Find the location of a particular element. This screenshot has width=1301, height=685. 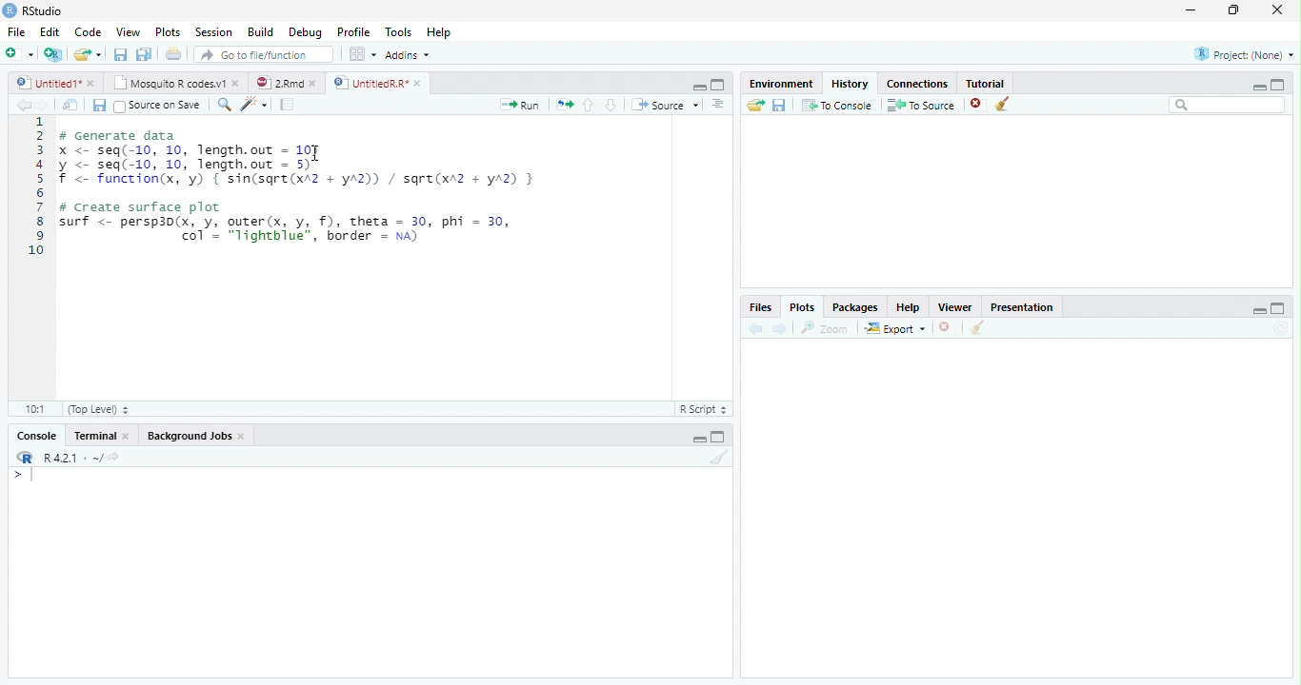

View the current working directory is located at coordinates (114, 455).